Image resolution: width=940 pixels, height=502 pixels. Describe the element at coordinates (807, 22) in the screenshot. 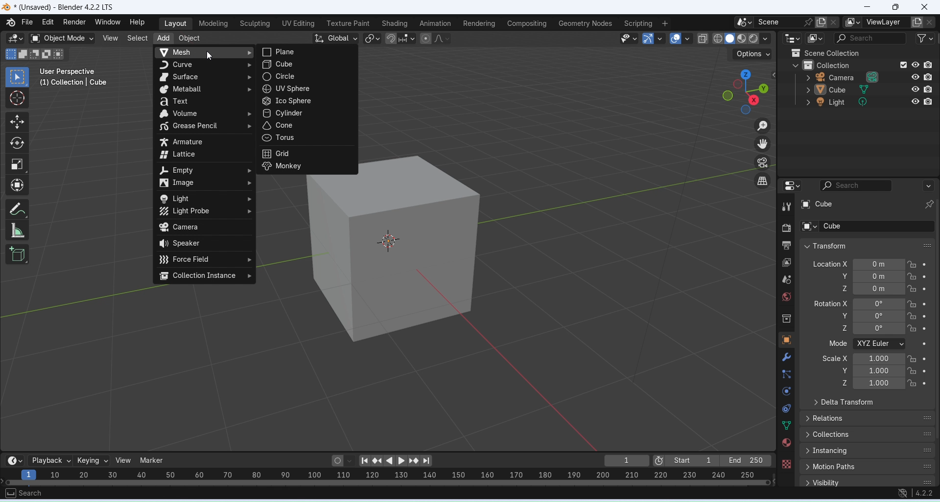

I see `pin` at that location.